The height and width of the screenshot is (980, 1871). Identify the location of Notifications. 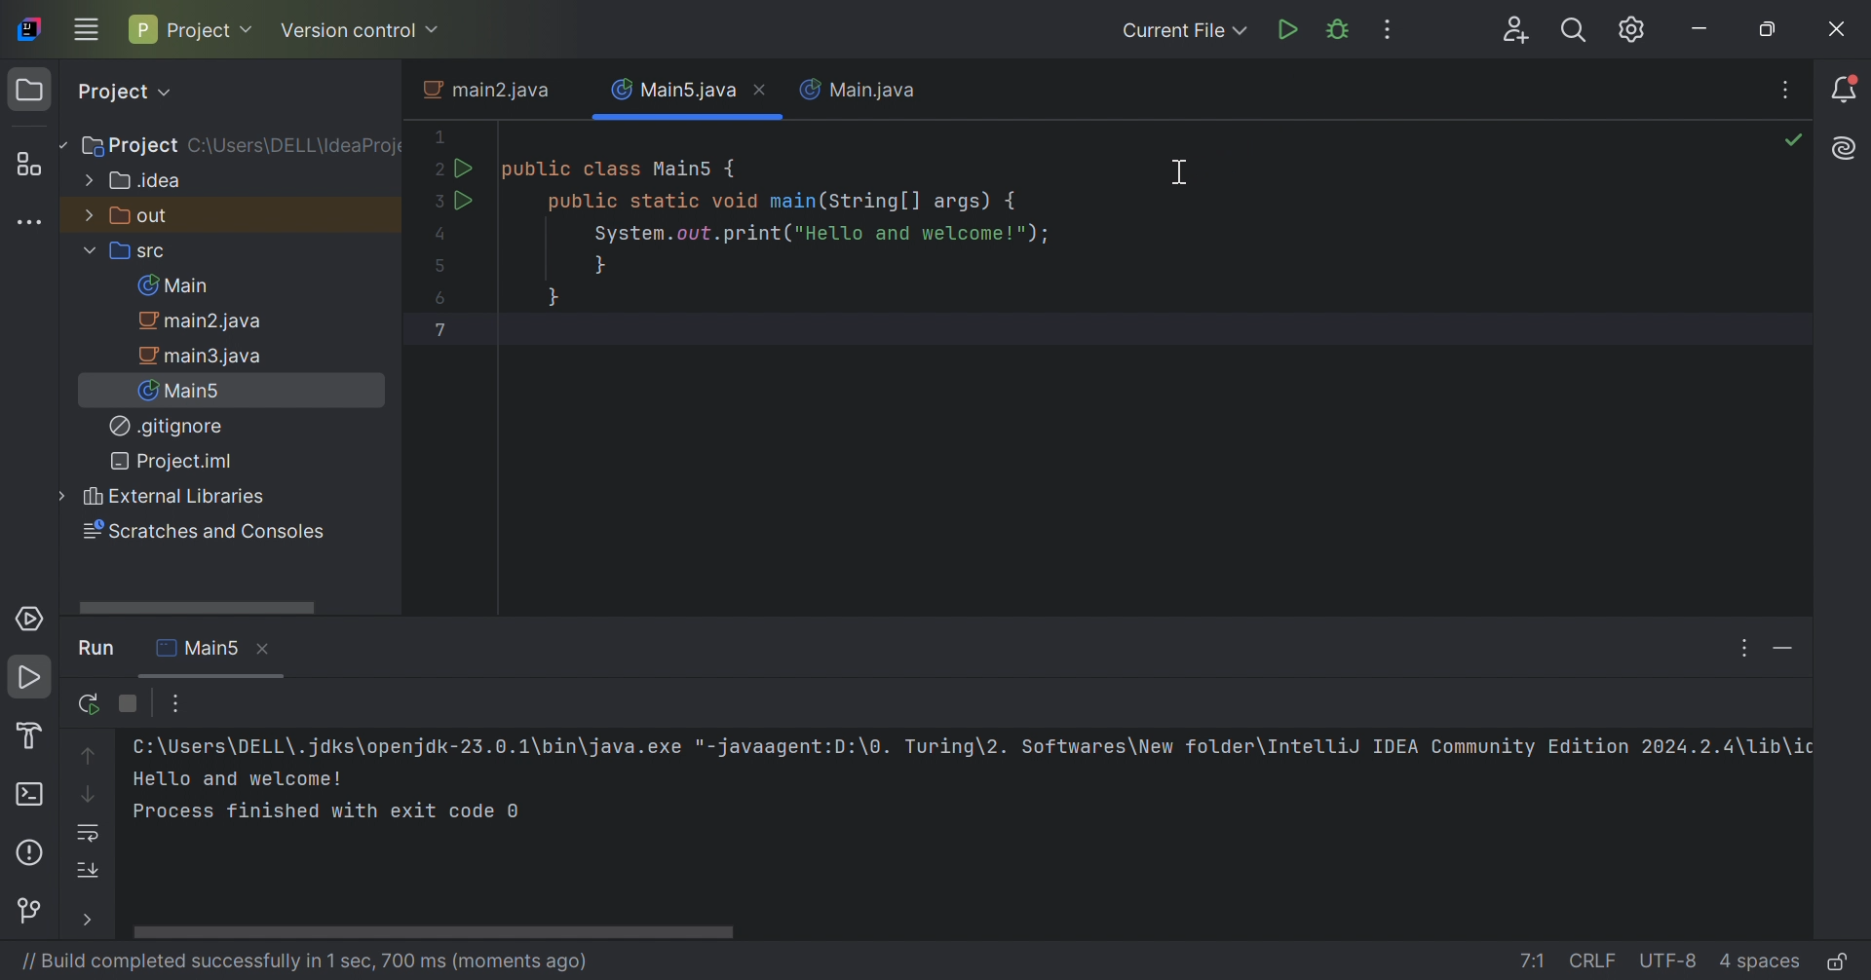
(1850, 88).